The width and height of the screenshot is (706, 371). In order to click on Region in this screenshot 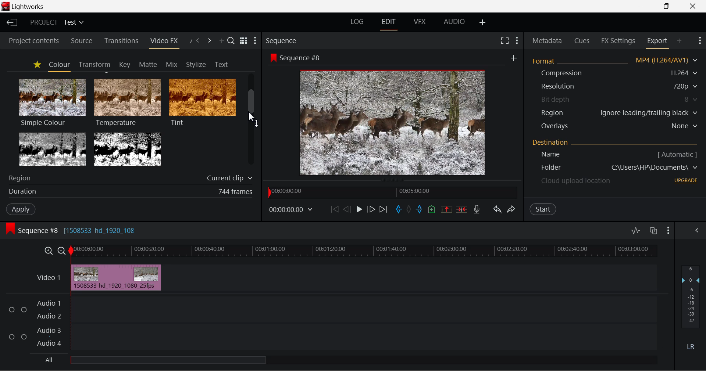, I will do `click(22, 177)`.